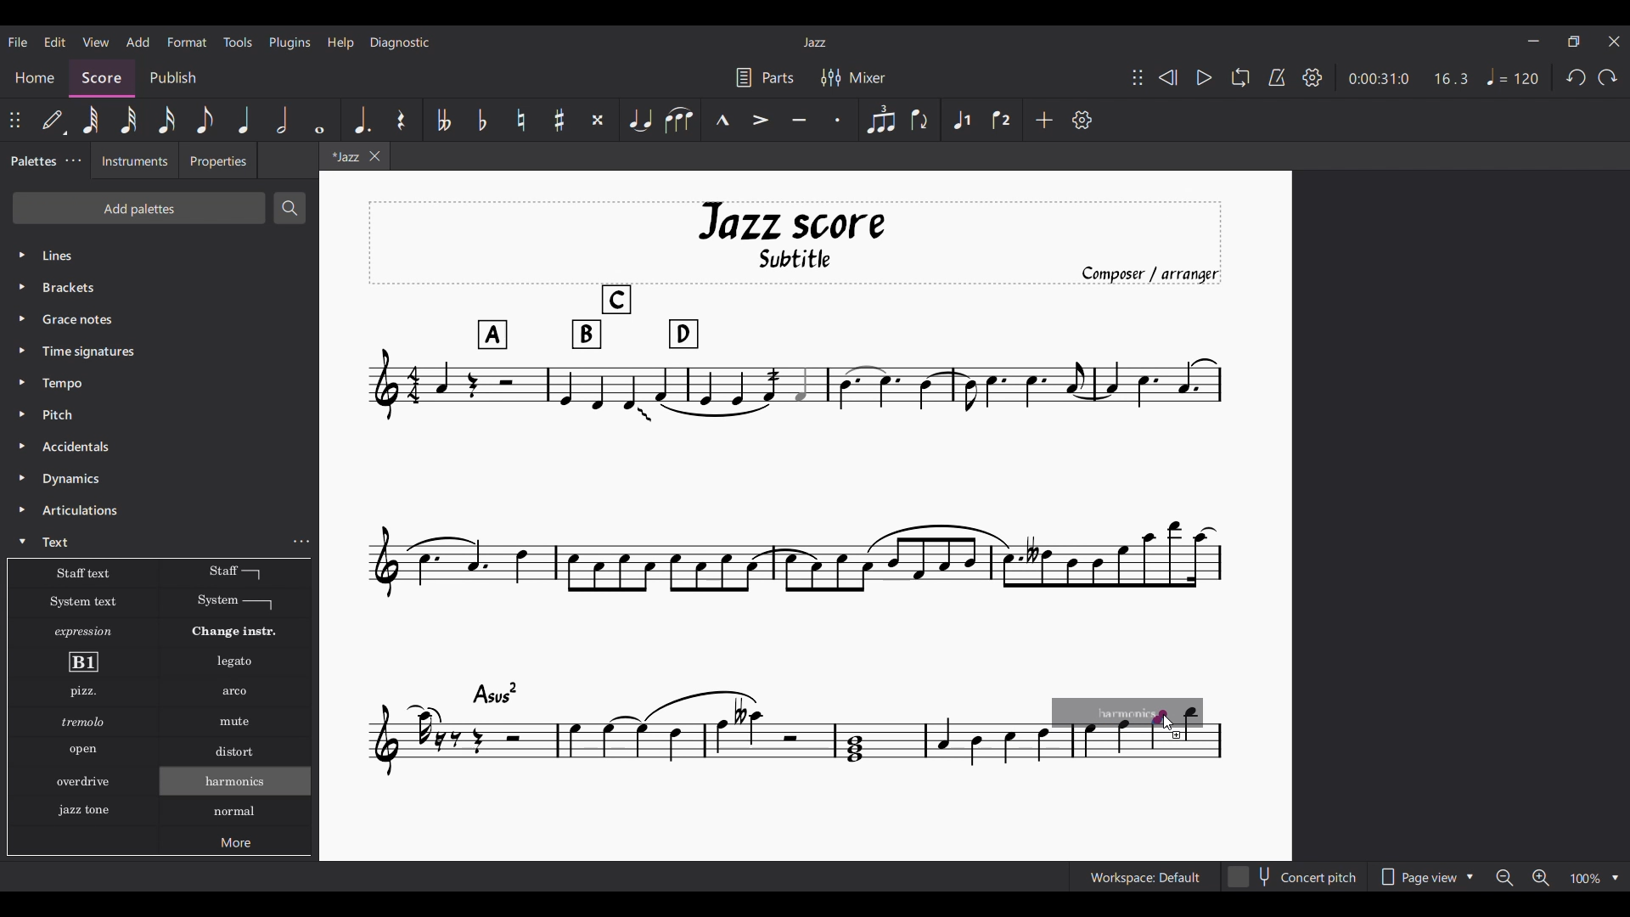 This screenshot has height=917, width=1630. What do you see at coordinates (80, 751) in the screenshot?
I see `` at bounding box center [80, 751].